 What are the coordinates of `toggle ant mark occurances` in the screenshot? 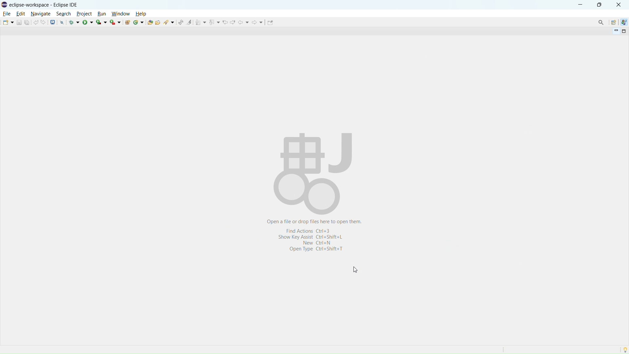 It's located at (189, 22).